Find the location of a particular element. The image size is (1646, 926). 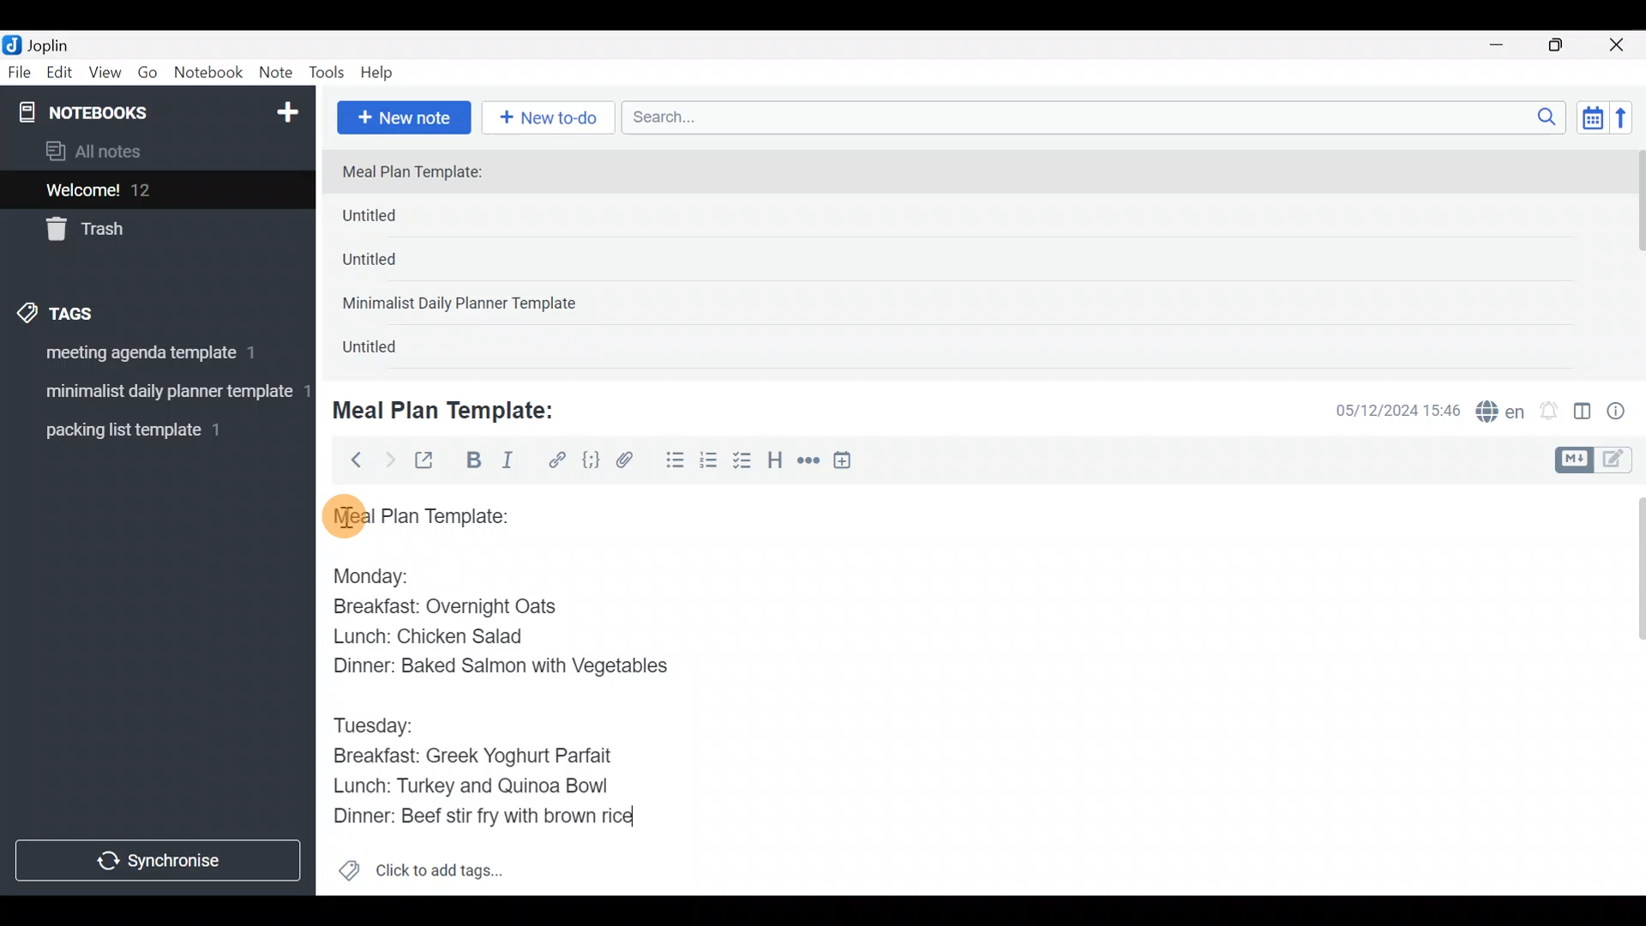

text Cursor is located at coordinates (664, 819).